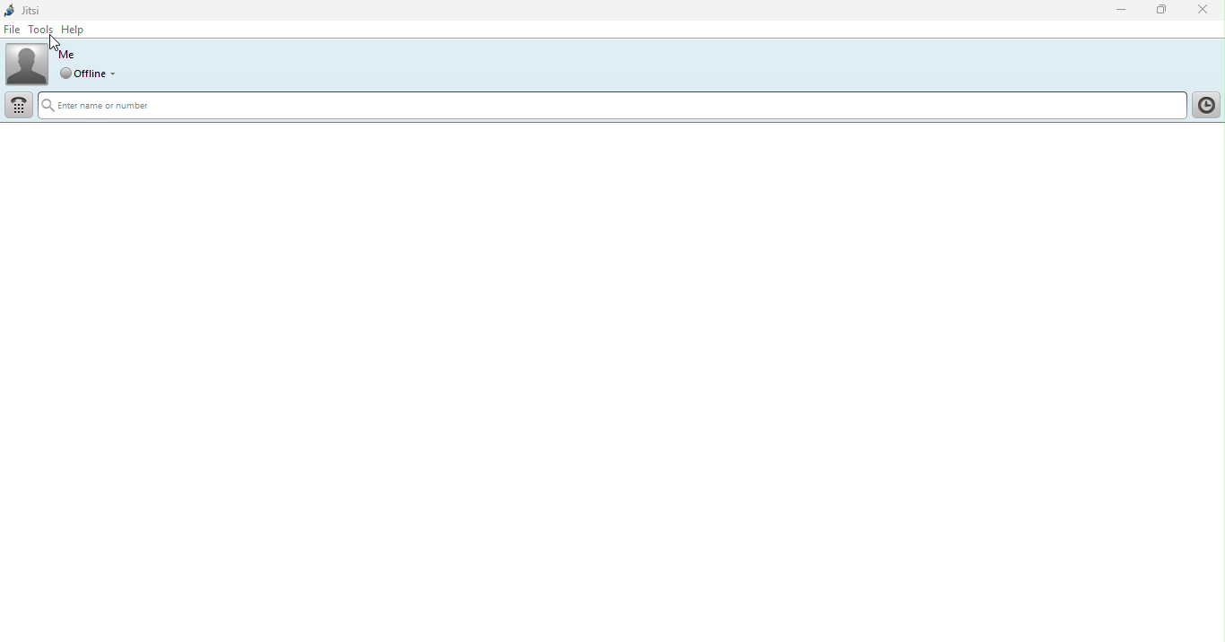 This screenshot has width=1225, height=642. Describe the element at coordinates (1202, 11) in the screenshot. I see `Close` at that location.